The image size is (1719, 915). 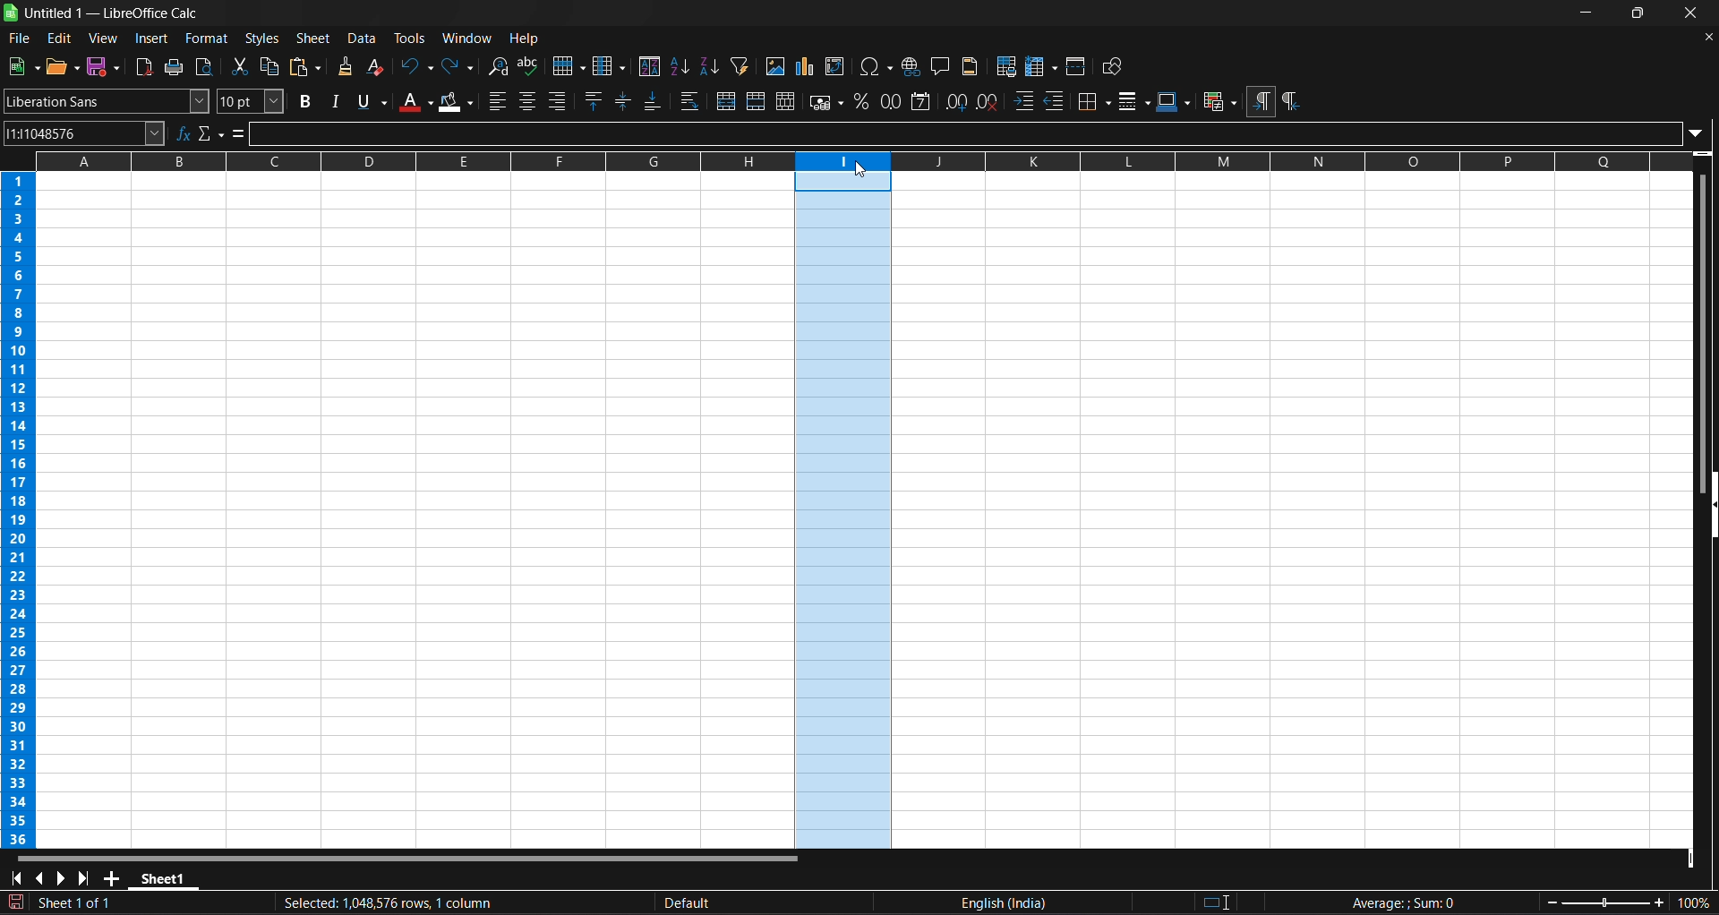 What do you see at coordinates (694, 101) in the screenshot?
I see `wrap text` at bounding box center [694, 101].